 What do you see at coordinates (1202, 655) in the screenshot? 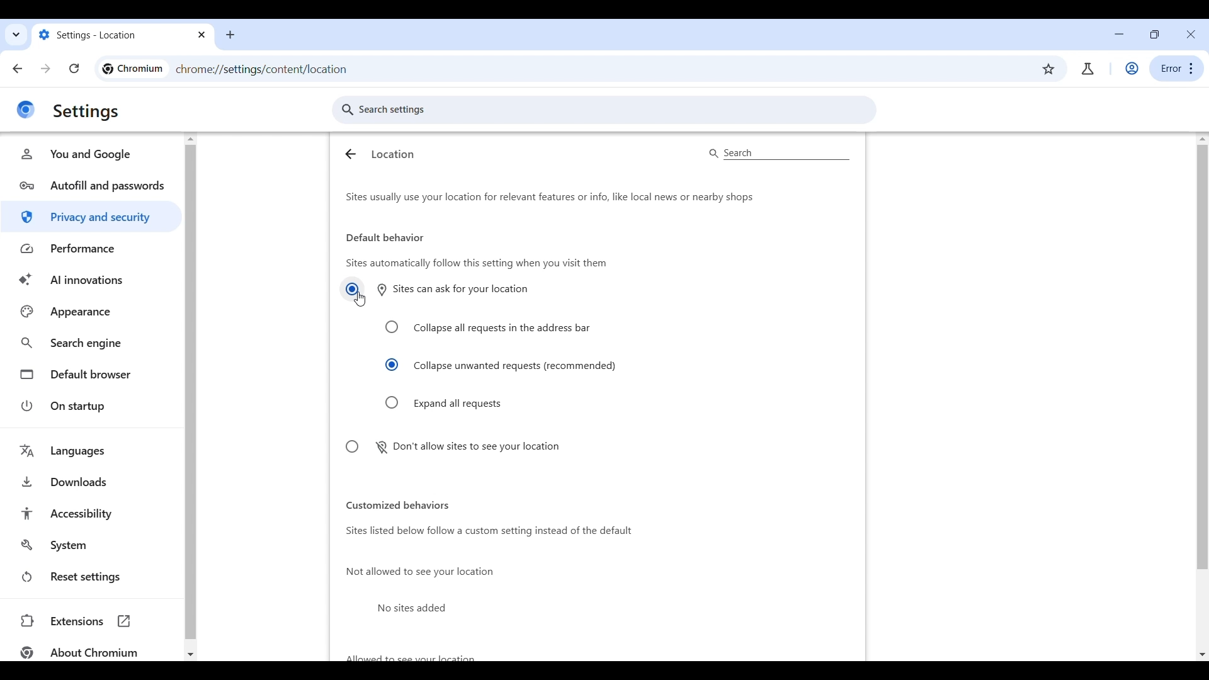
I see `Quick slide to bottom` at bounding box center [1202, 655].